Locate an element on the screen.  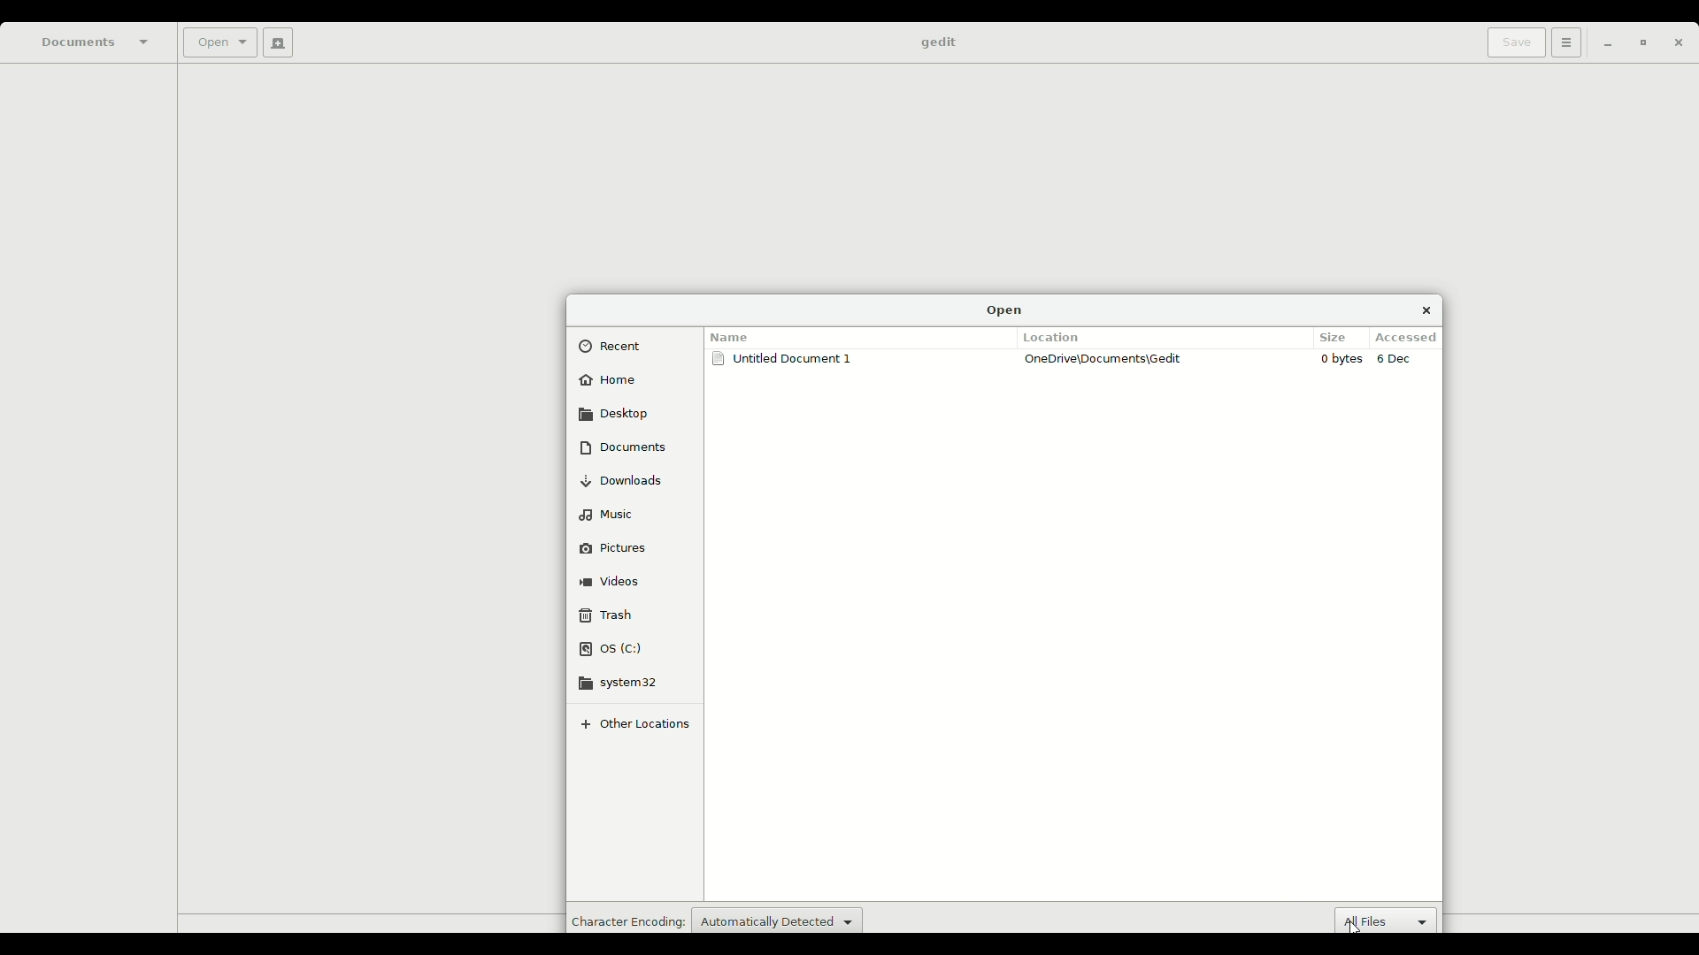
gedit is located at coordinates (937, 43).